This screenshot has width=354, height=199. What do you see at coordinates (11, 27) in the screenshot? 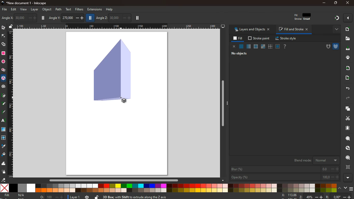
I see `unlock` at bounding box center [11, 27].